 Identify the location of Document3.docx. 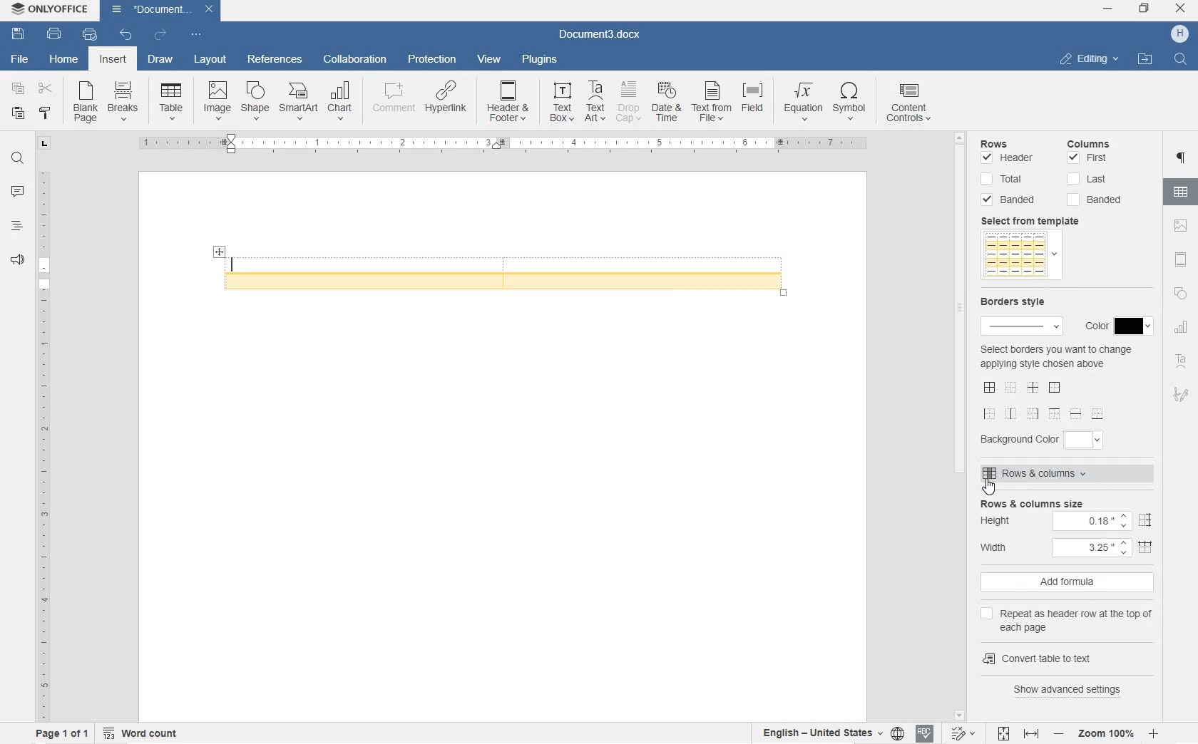
(163, 9).